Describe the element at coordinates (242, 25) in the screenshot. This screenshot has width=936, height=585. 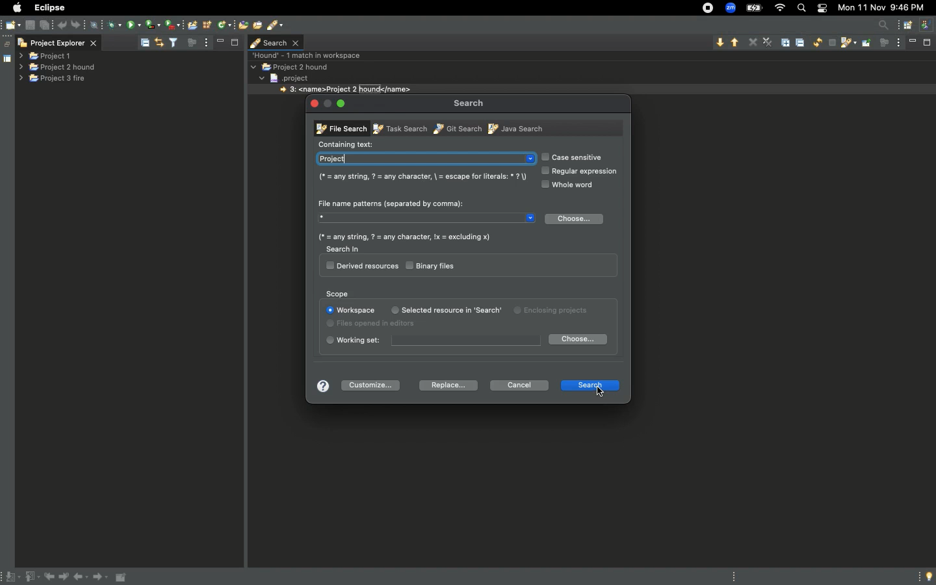
I see `open type` at that location.